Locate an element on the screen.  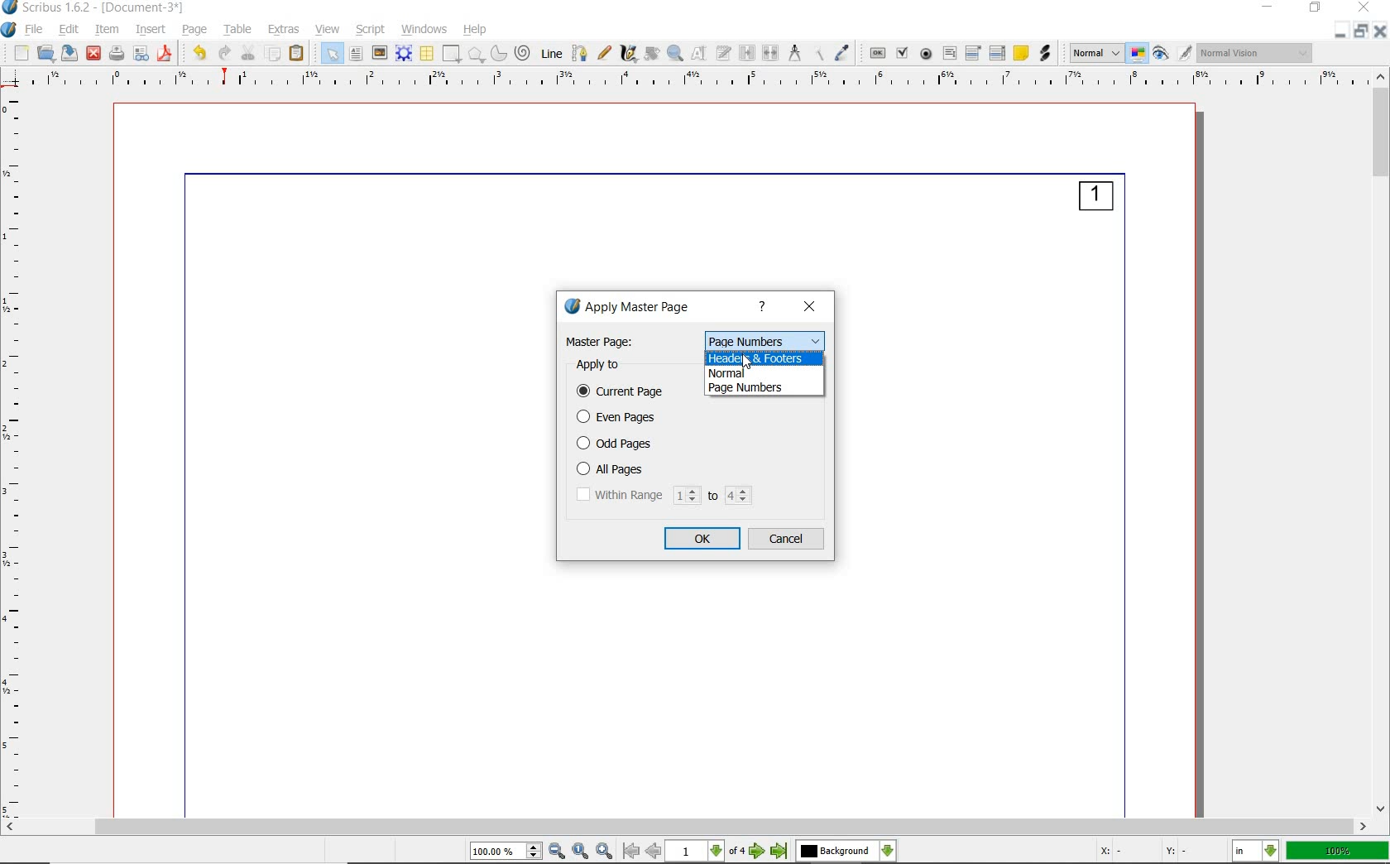
unlink text frames is located at coordinates (771, 53).